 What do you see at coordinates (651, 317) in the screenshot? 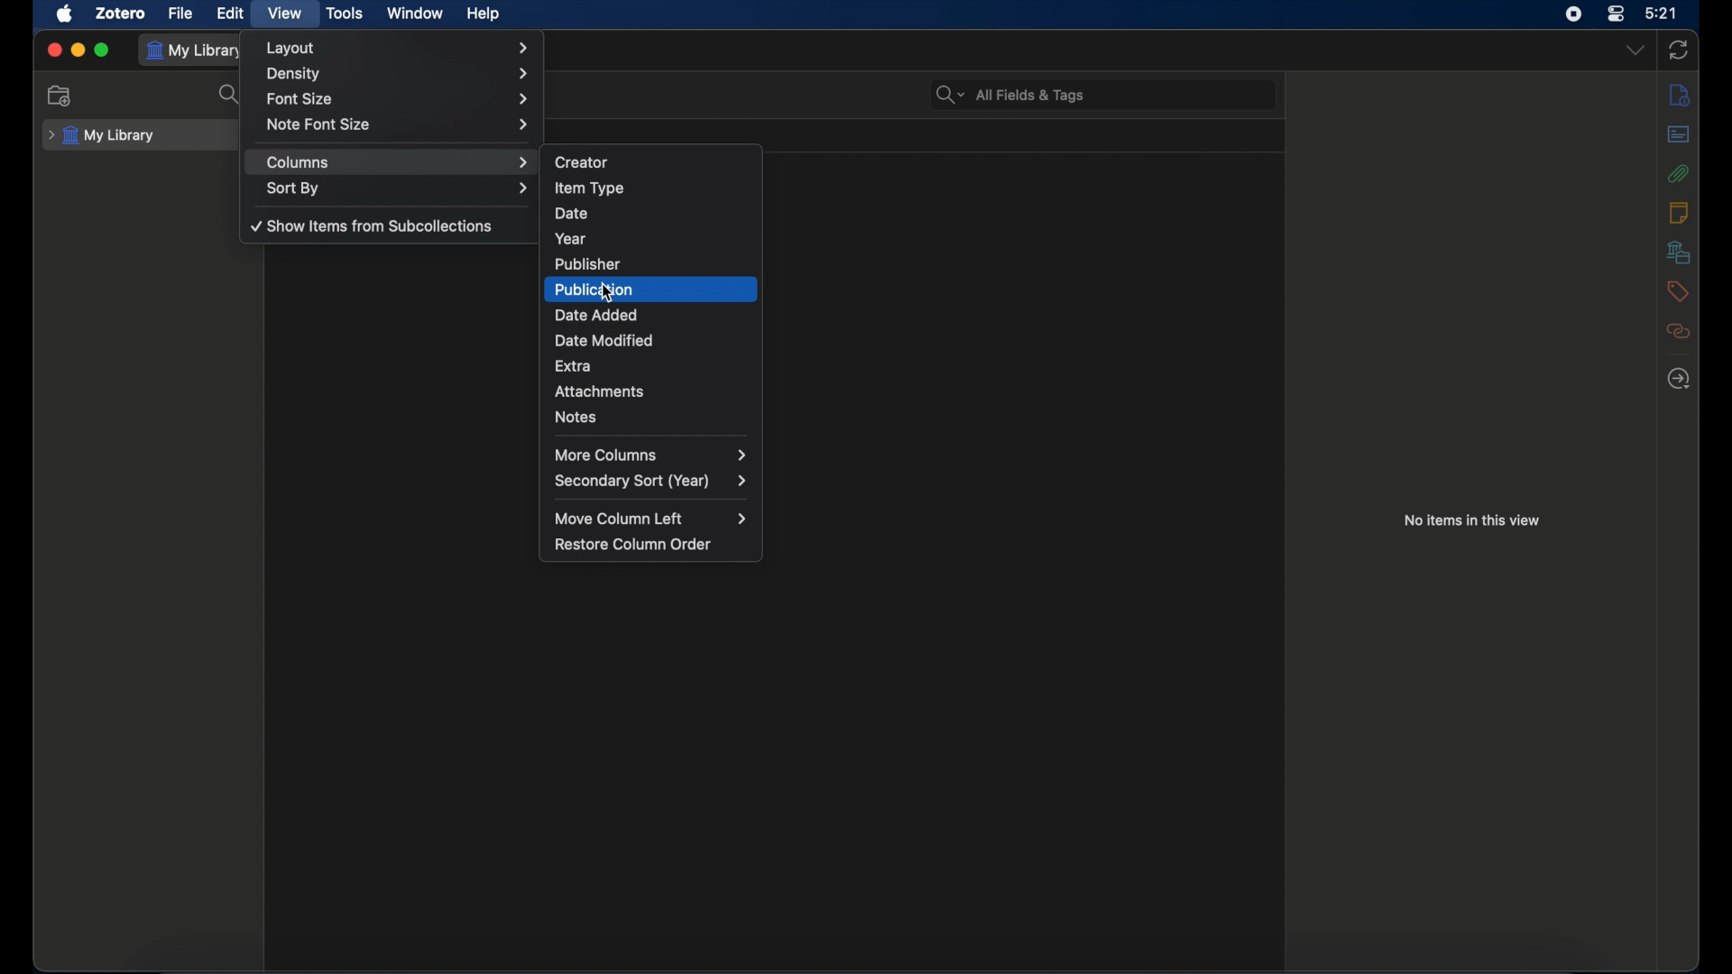
I see `date modified` at bounding box center [651, 317].